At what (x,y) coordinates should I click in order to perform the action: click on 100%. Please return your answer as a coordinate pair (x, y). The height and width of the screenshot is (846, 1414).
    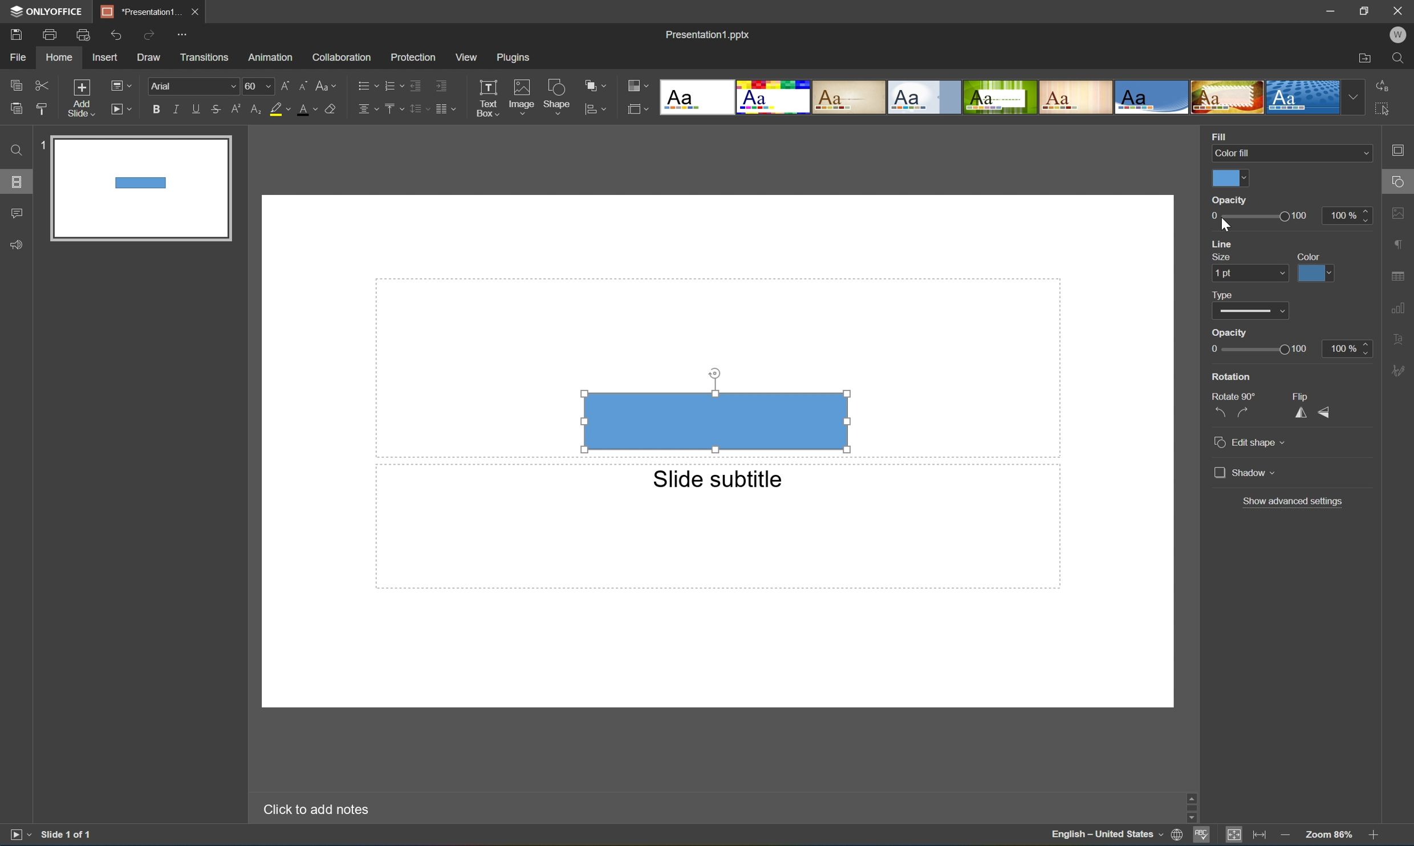
    Looking at the image, I should click on (1350, 348).